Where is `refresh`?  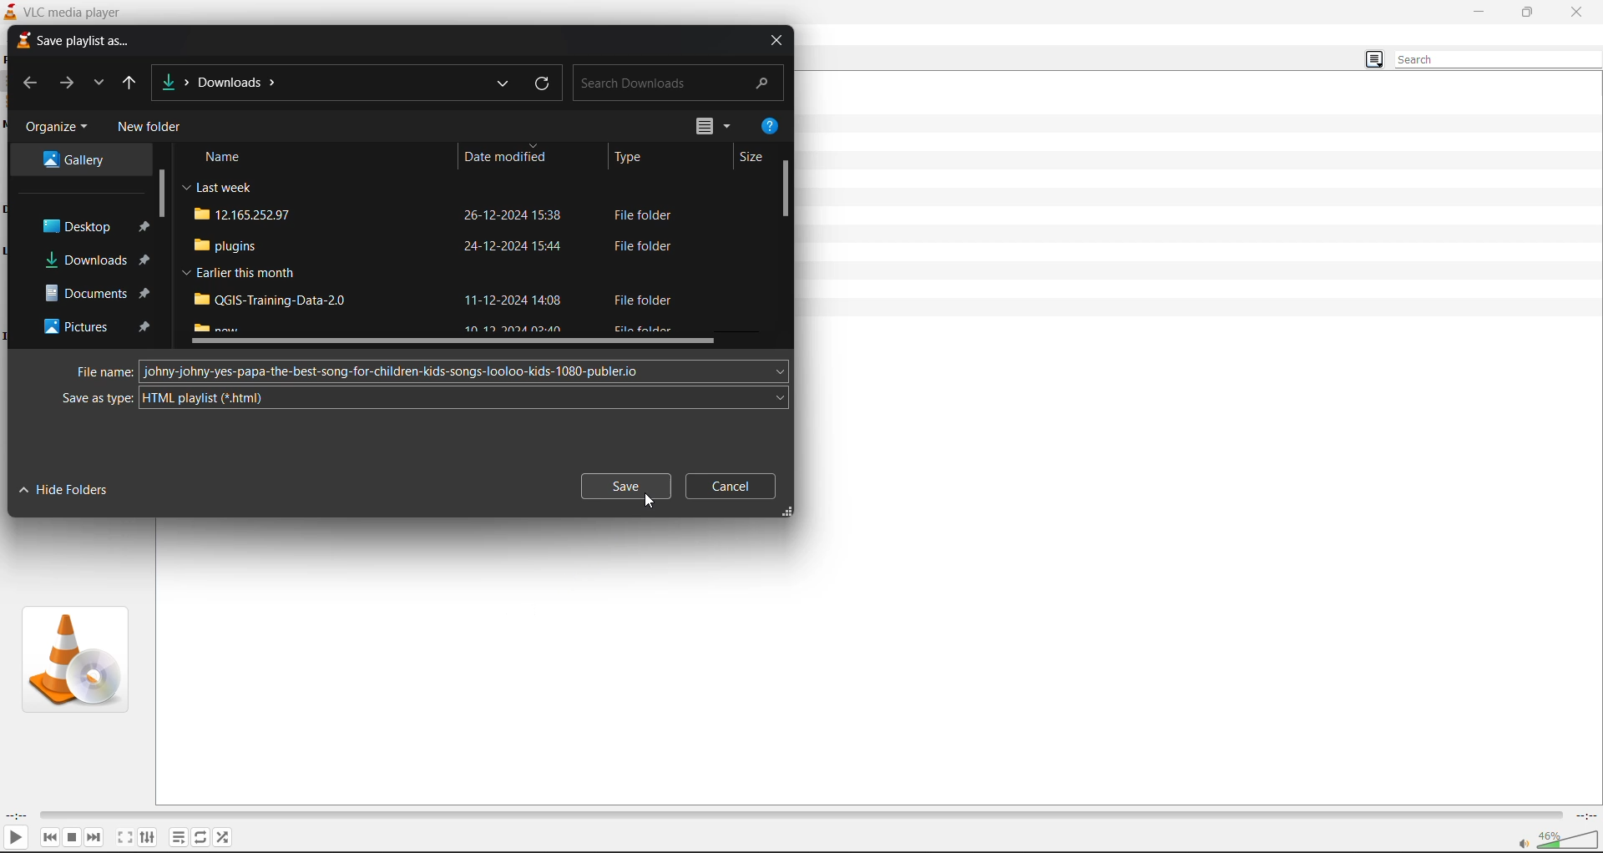
refresh is located at coordinates (544, 84).